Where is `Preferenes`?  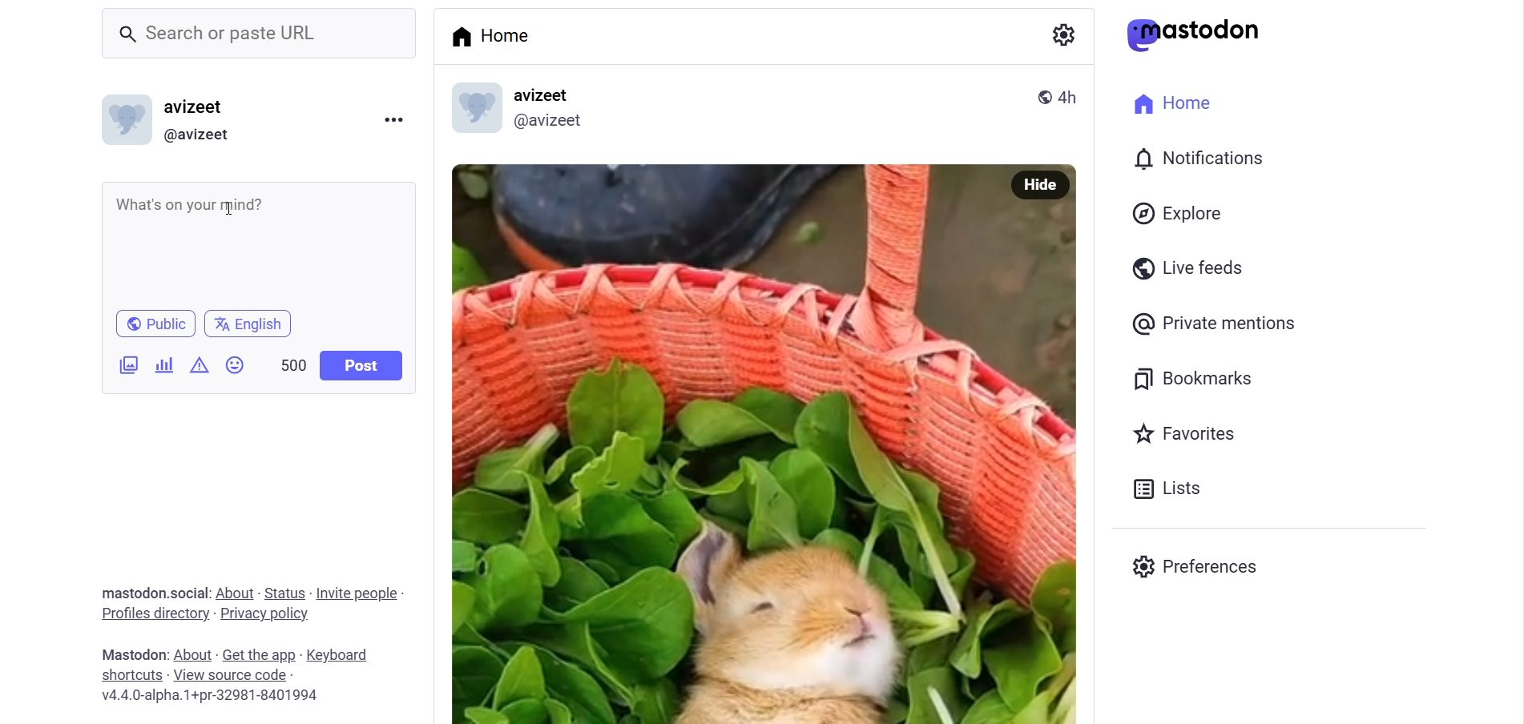 Preferenes is located at coordinates (1198, 568).